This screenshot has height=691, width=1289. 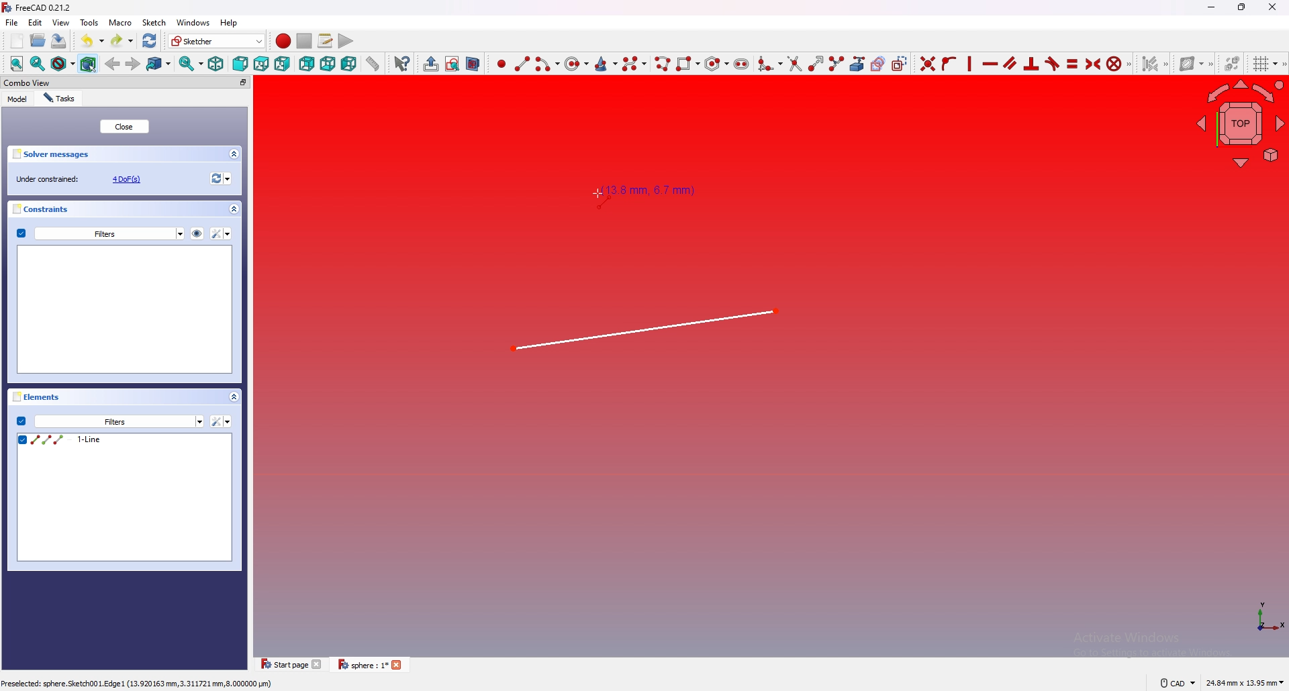 I want to click on Marco, so click(x=121, y=23).